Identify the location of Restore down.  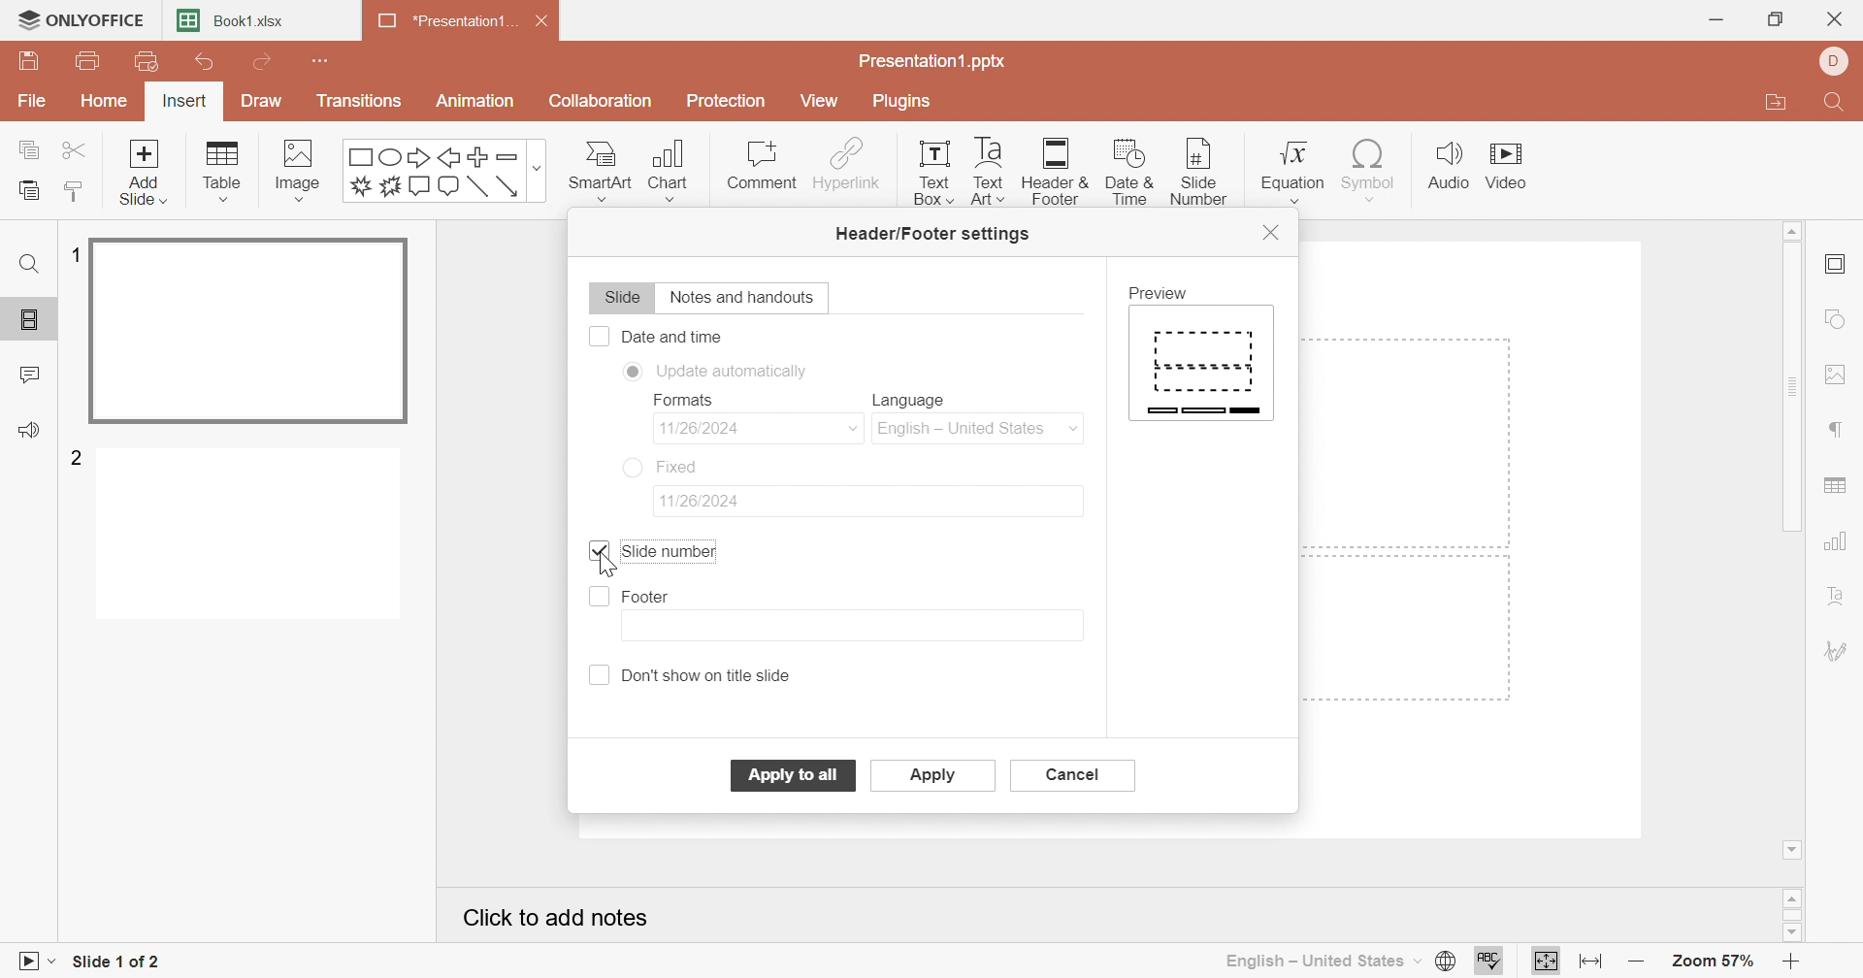
(1779, 18).